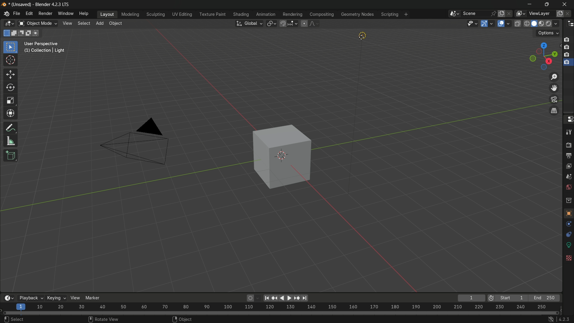 Image resolution: width=574 pixels, height=323 pixels. What do you see at coordinates (295, 298) in the screenshot?
I see `play animation` at bounding box center [295, 298].